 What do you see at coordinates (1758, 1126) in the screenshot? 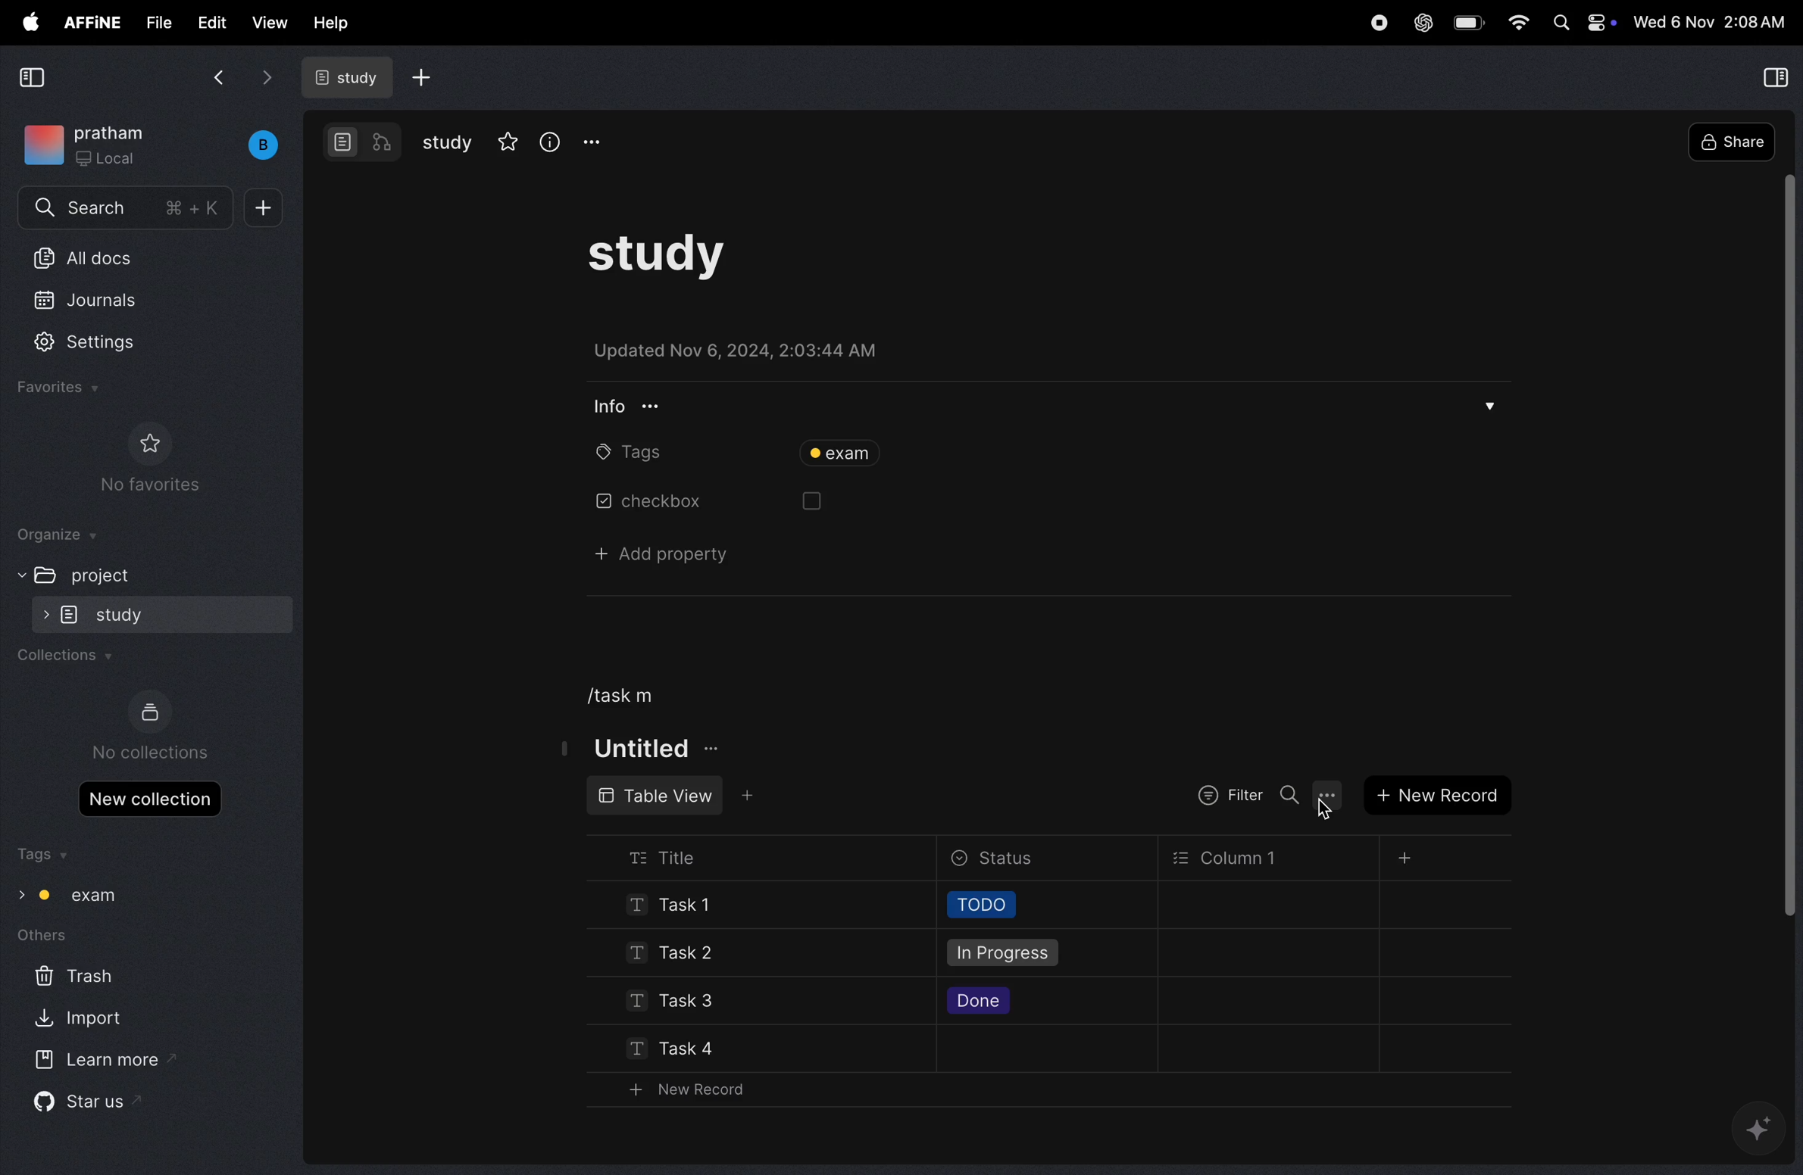
I see `gemini` at bounding box center [1758, 1126].